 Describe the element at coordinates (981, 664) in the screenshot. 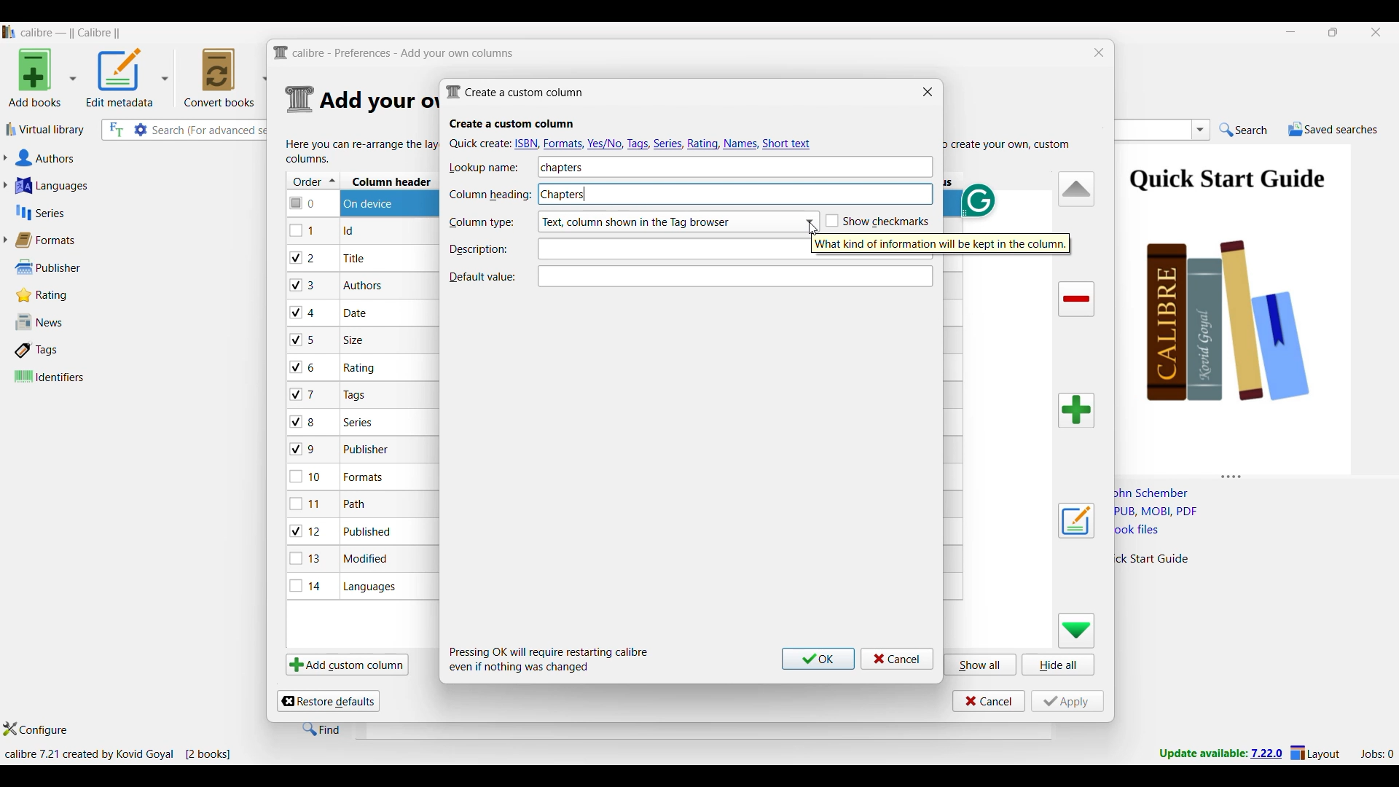

I see `Show all` at that location.